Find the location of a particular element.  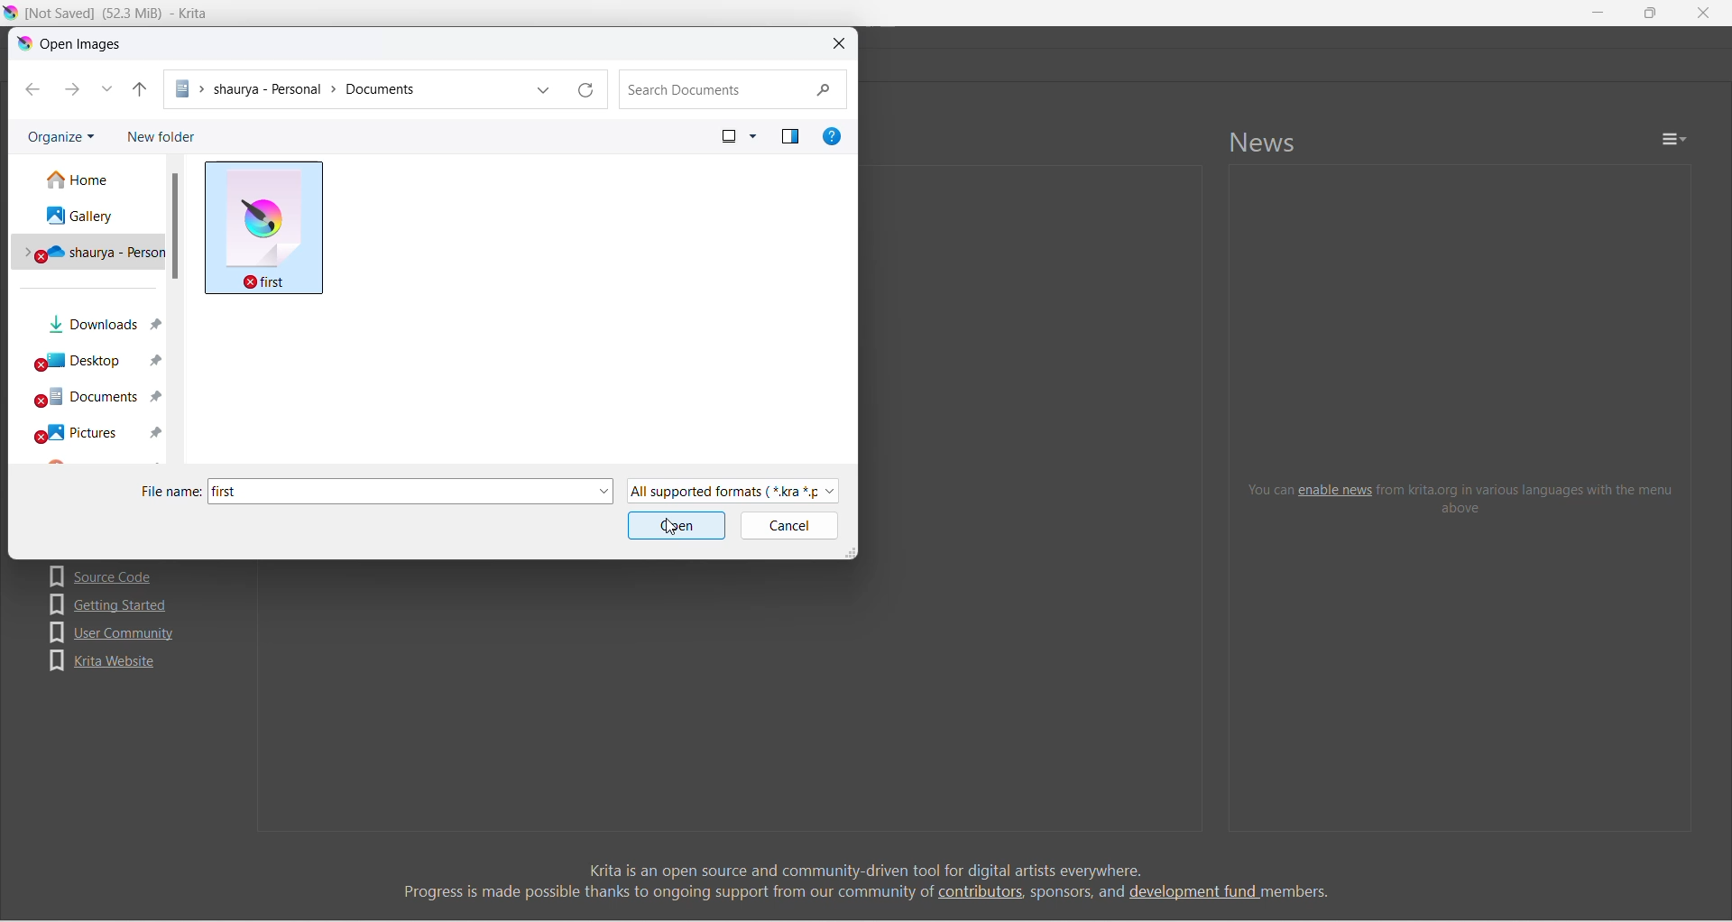

gallery is located at coordinates (88, 213).